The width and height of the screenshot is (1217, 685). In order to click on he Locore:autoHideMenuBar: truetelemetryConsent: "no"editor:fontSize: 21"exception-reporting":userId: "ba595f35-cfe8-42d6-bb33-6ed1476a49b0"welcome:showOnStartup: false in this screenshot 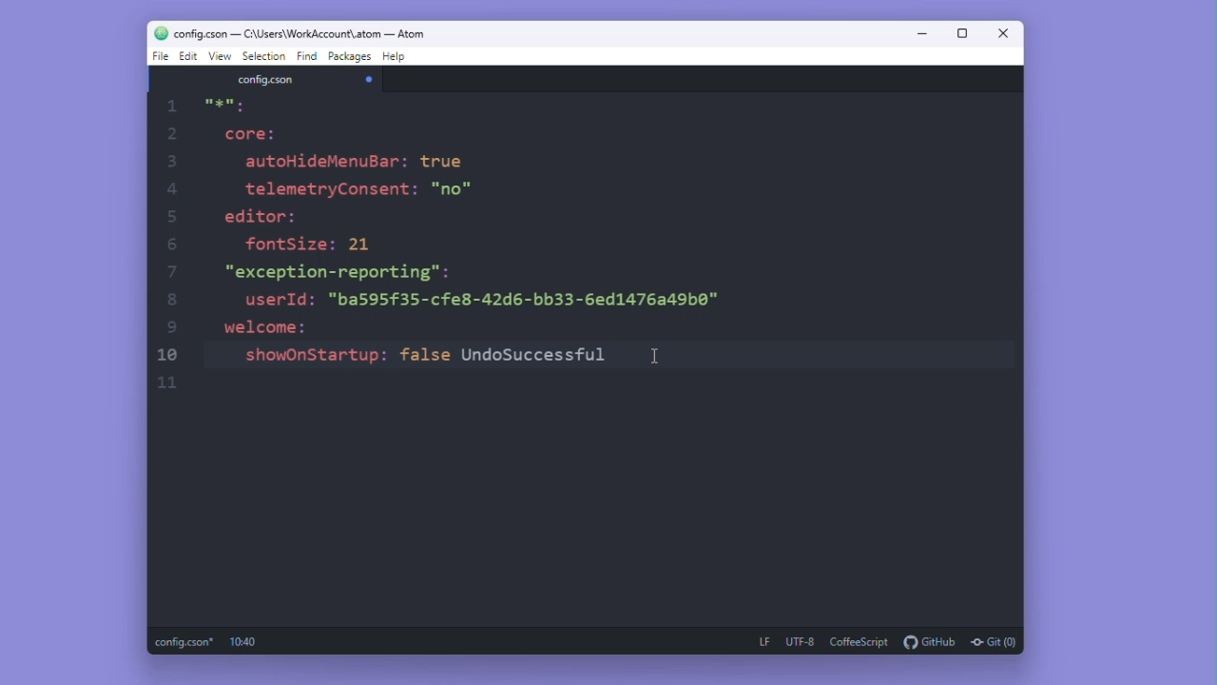, I will do `click(441, 246)`.